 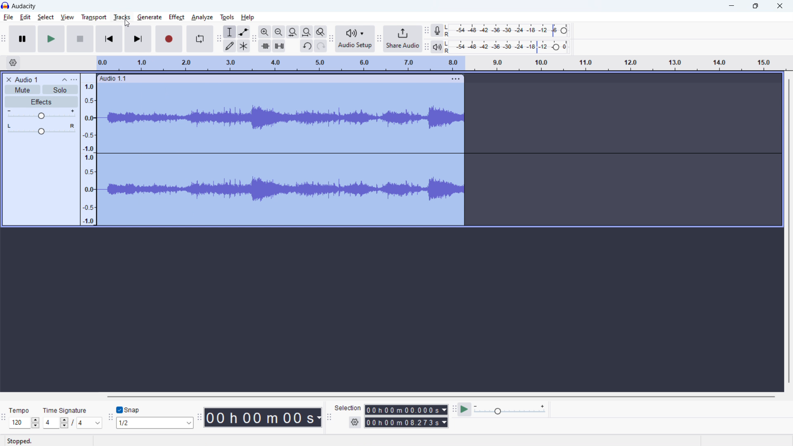 I want to click on Tempo, so click(x=20, y=410).